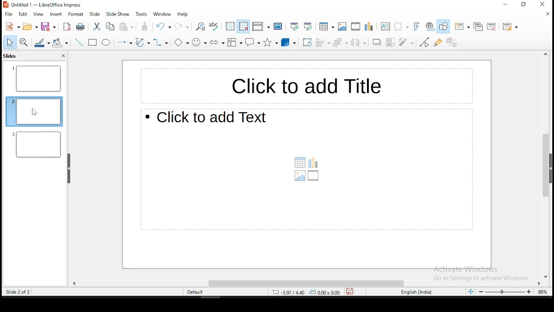 The width and height of the screenshot is (554, 312). What do you see at coordinates (17, 292) in the screenshot?
I see `slide 2 of 3` at bounding box center [17, 292].